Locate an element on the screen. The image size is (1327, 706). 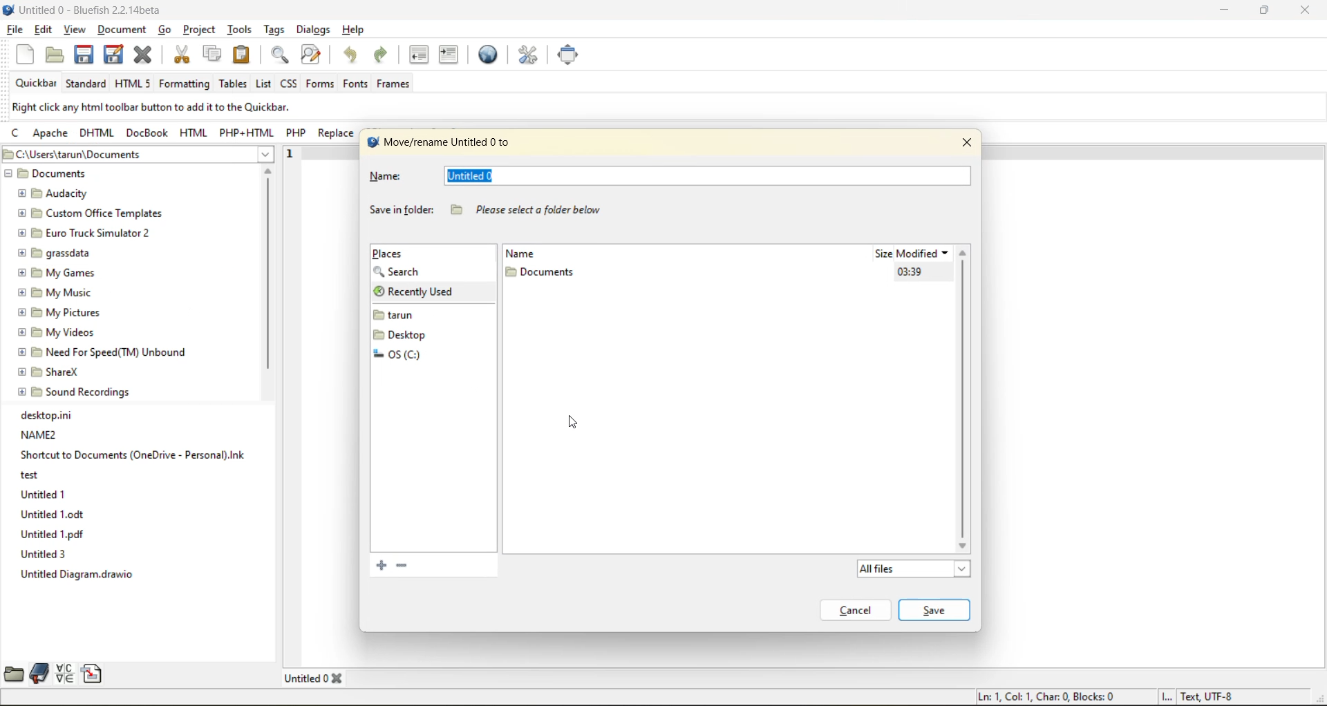
folders is located at coordinates (408, 334).